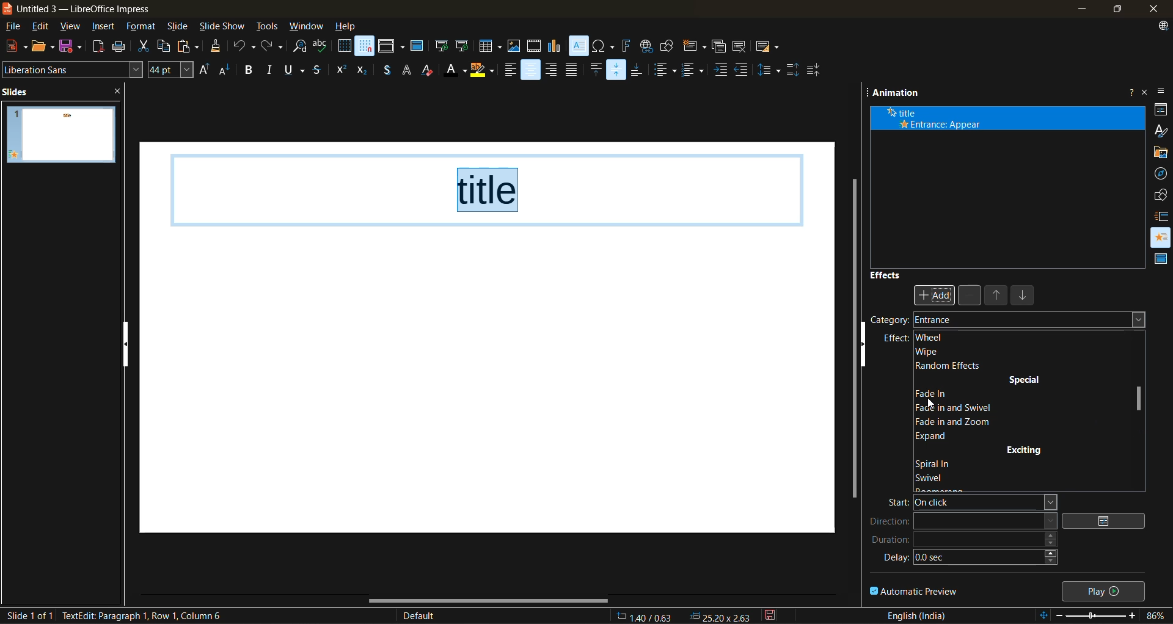 This screenshot has height=624, width=1173. What do you see at coordinates (770, 69) in the screenshot?
I see `set line spacing` at bounding box center [770, 69].